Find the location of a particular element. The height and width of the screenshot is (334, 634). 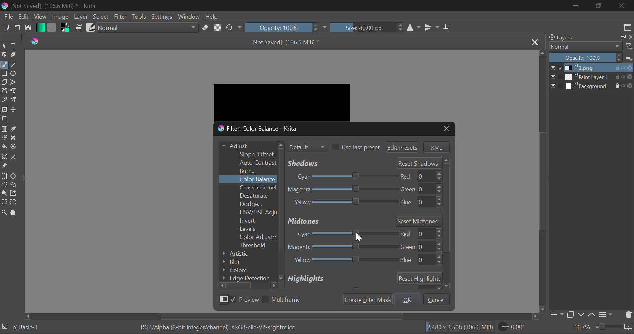

Circular Selection is located at coordinates (14, 175).